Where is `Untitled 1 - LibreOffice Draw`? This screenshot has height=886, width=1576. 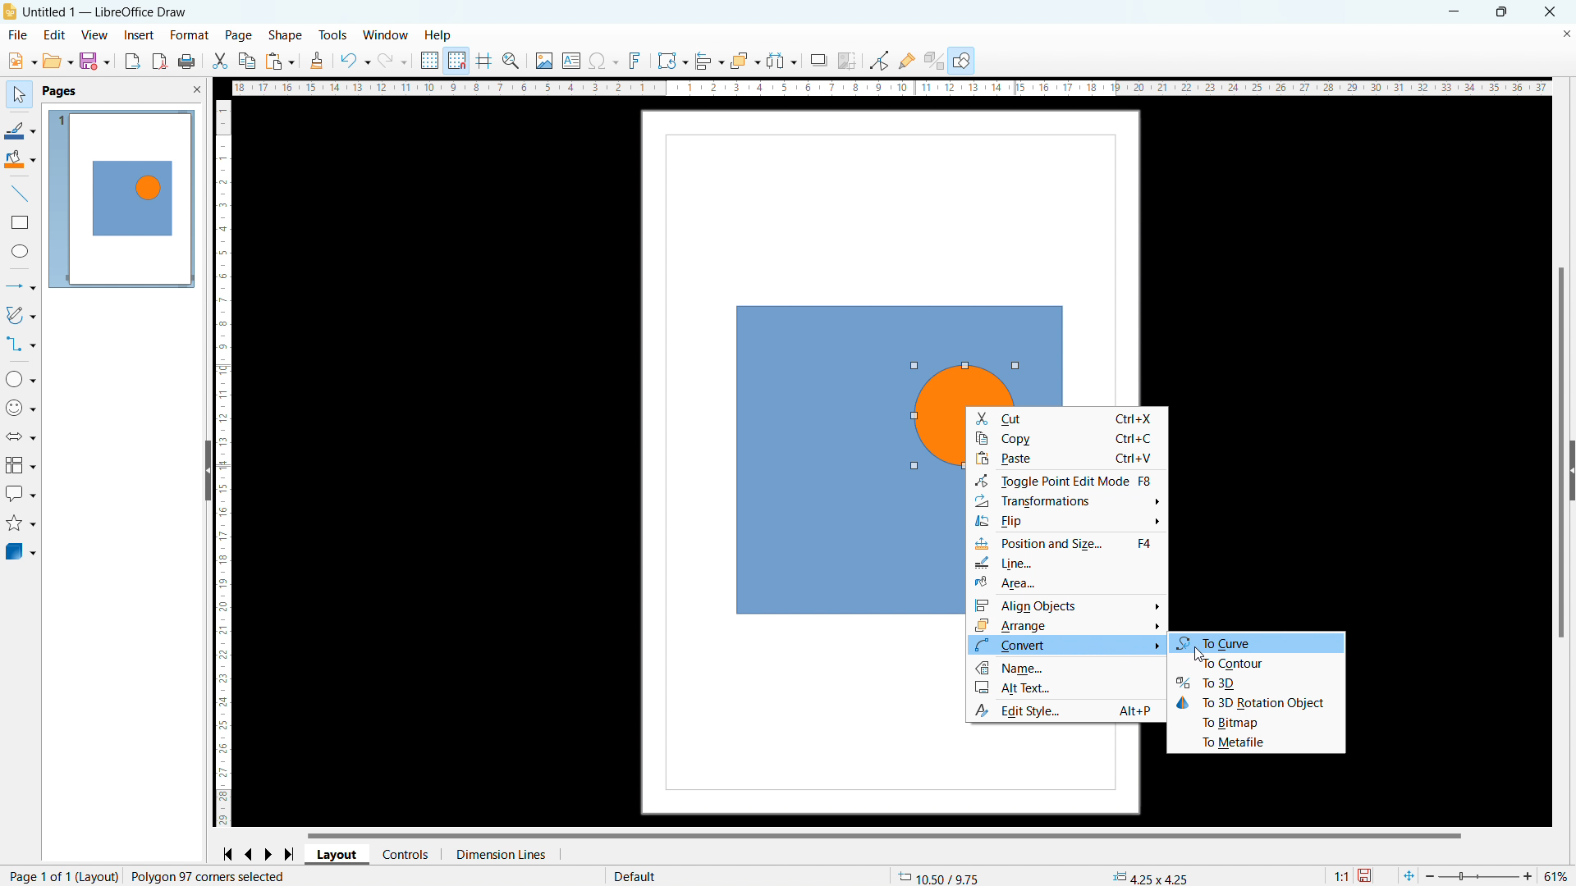
Untitled 1 - LibreOffice Draw is located at coordinates (106, 11).